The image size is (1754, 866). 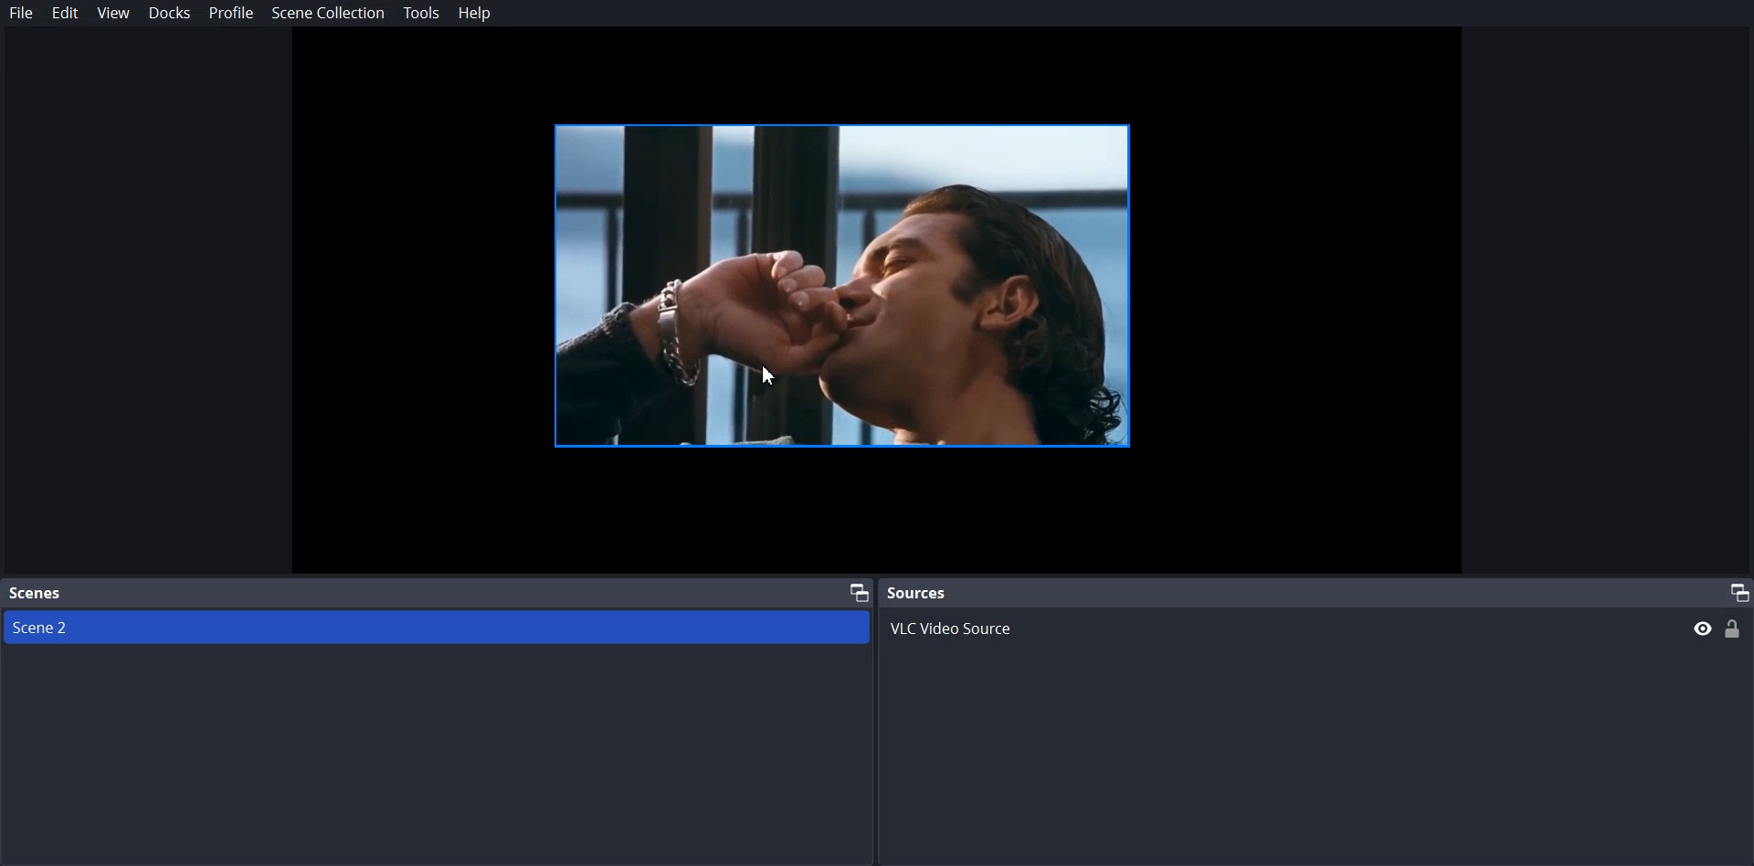 What do you see at coordinates (1702, 628) in the screenshot?
I see `hide/display` at bounding box center [1702, 628].